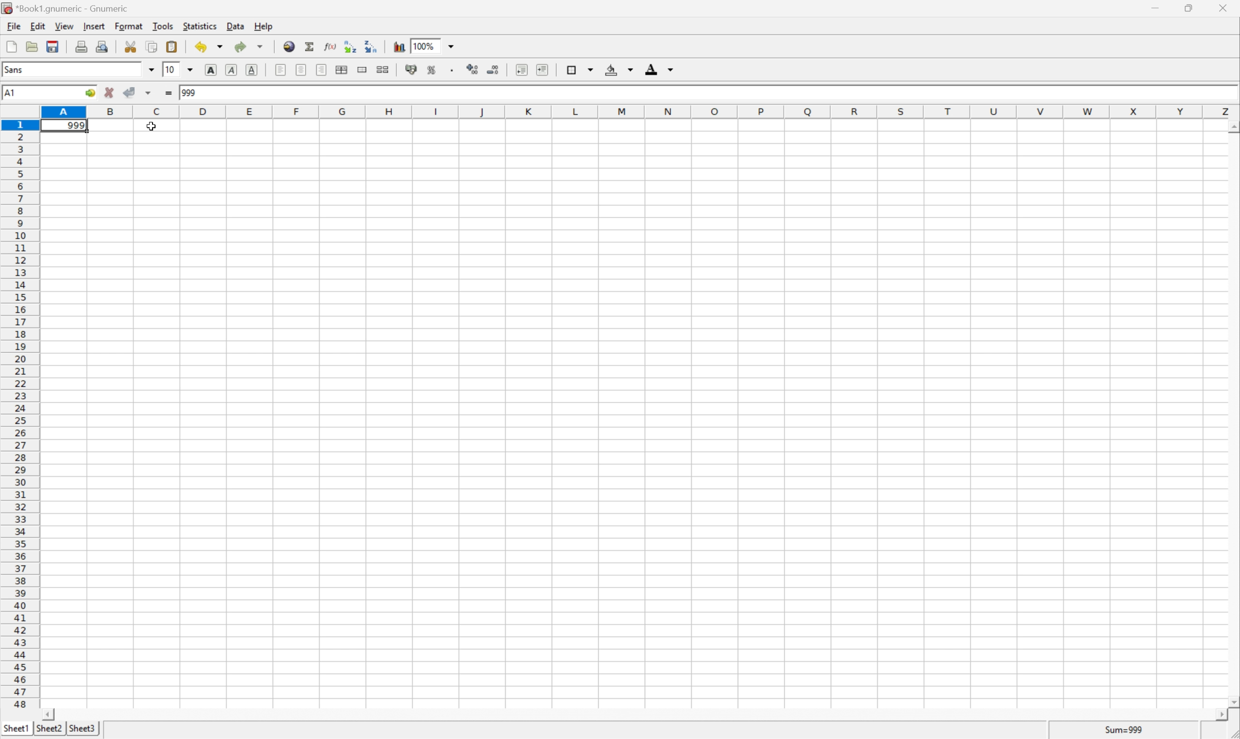  Describe the element at coordinates (1232, 703) in the screenshot. I see `scroll down` at that location.